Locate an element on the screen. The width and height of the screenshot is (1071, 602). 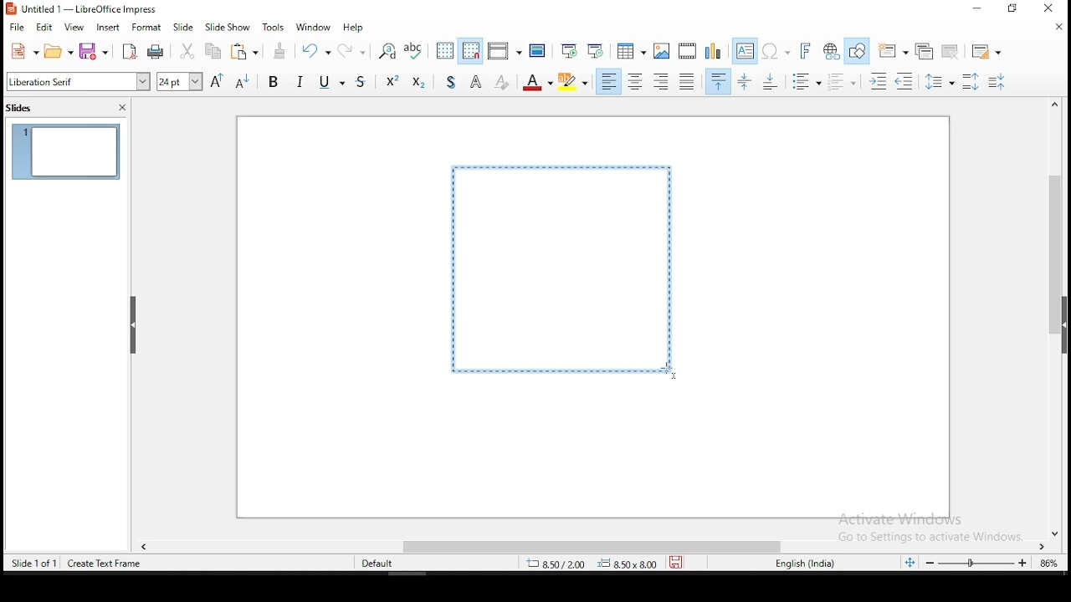
redo is located at coordinates (354, 49).